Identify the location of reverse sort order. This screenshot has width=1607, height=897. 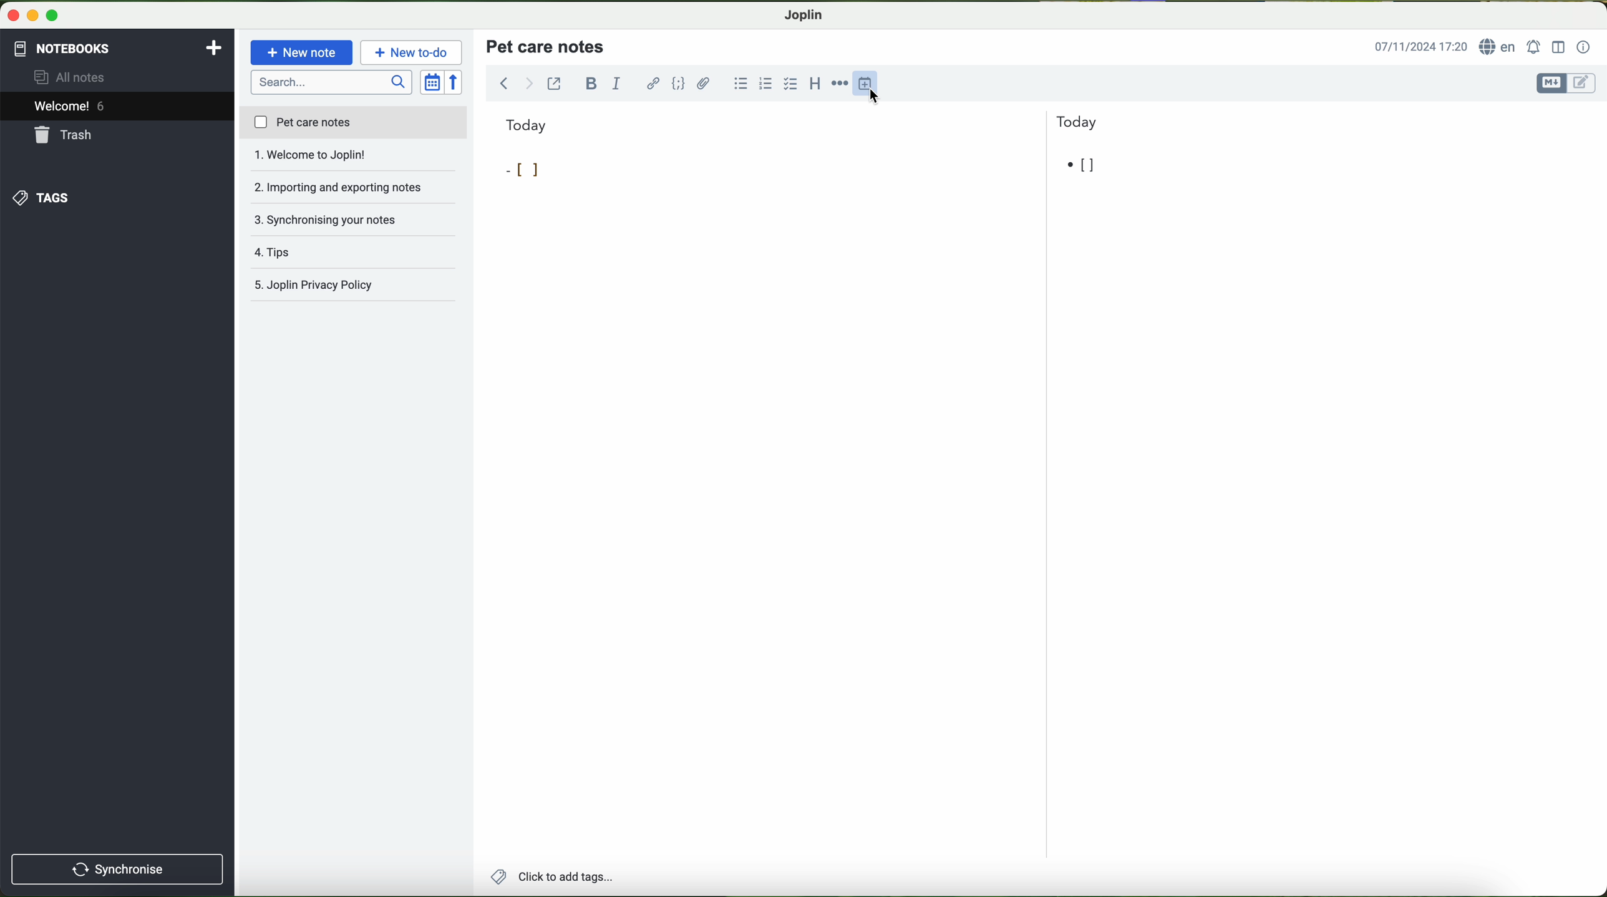
(457, 83).